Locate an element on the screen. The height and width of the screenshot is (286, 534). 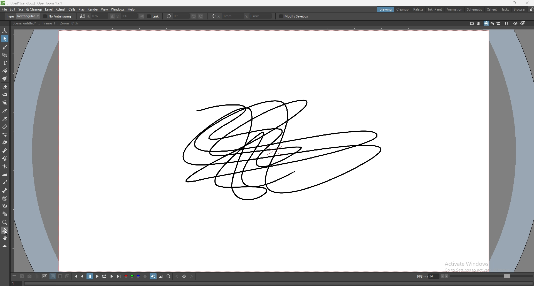
view is located at coordinates (105, 9).